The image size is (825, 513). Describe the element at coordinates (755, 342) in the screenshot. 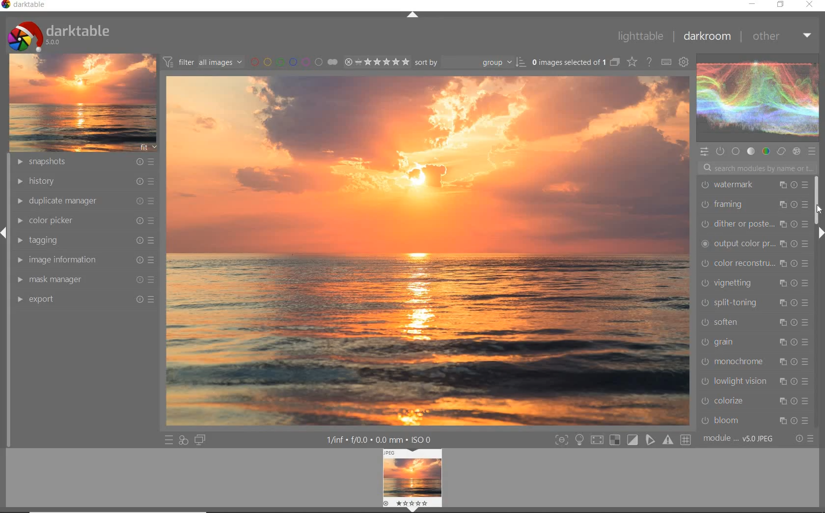

I see `GRAIN` at that location.